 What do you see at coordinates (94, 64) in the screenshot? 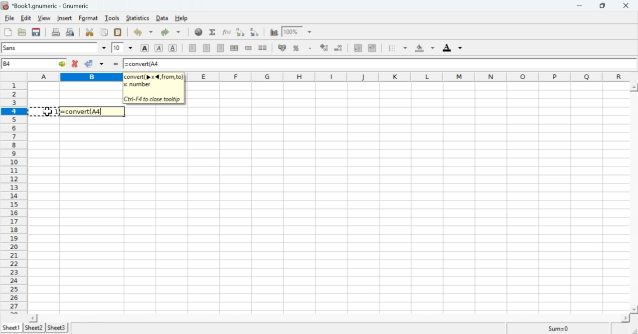
I see `Accept change` at bounding box center [94, 64].